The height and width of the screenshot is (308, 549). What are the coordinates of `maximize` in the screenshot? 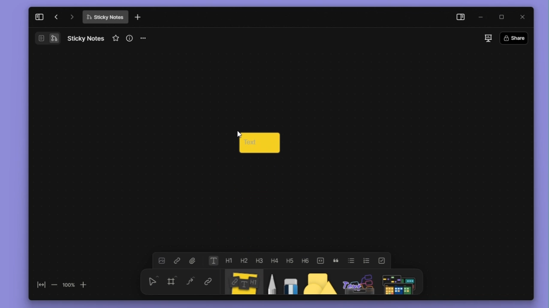 It's located at (502, 17).